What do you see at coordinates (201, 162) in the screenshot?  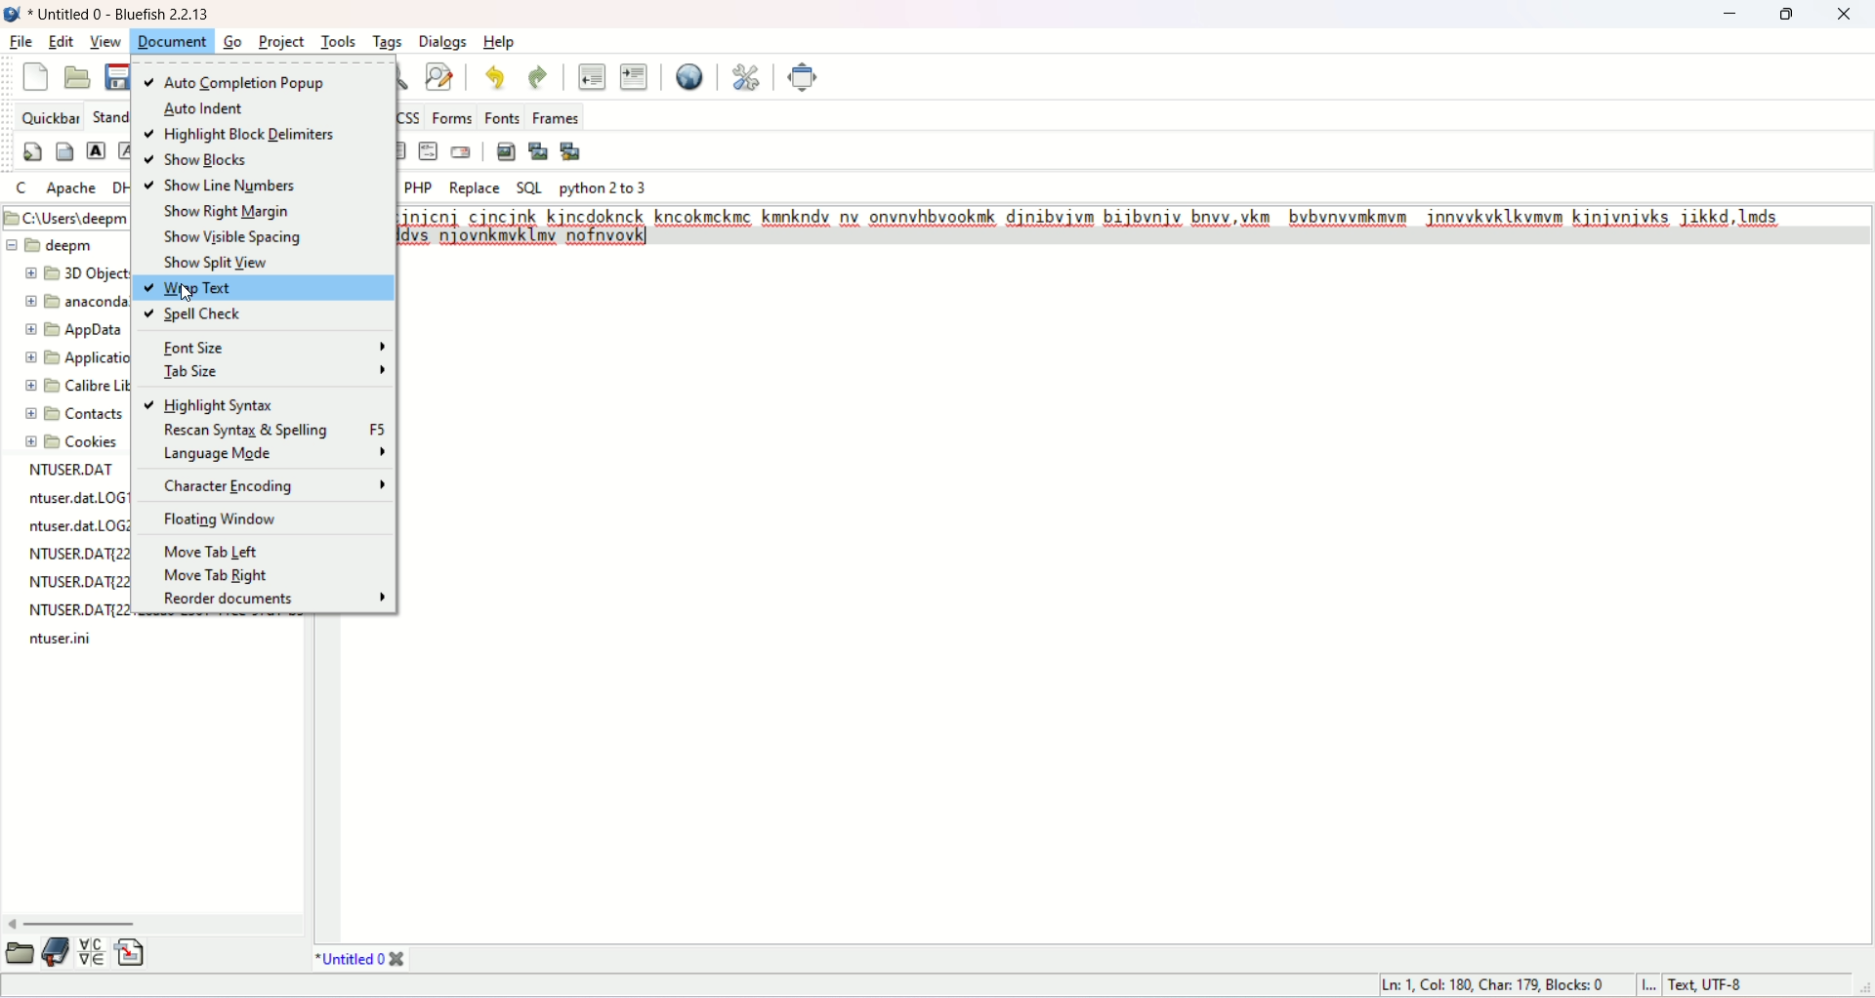 I see `show blocks` at bounding box center [201, 162].